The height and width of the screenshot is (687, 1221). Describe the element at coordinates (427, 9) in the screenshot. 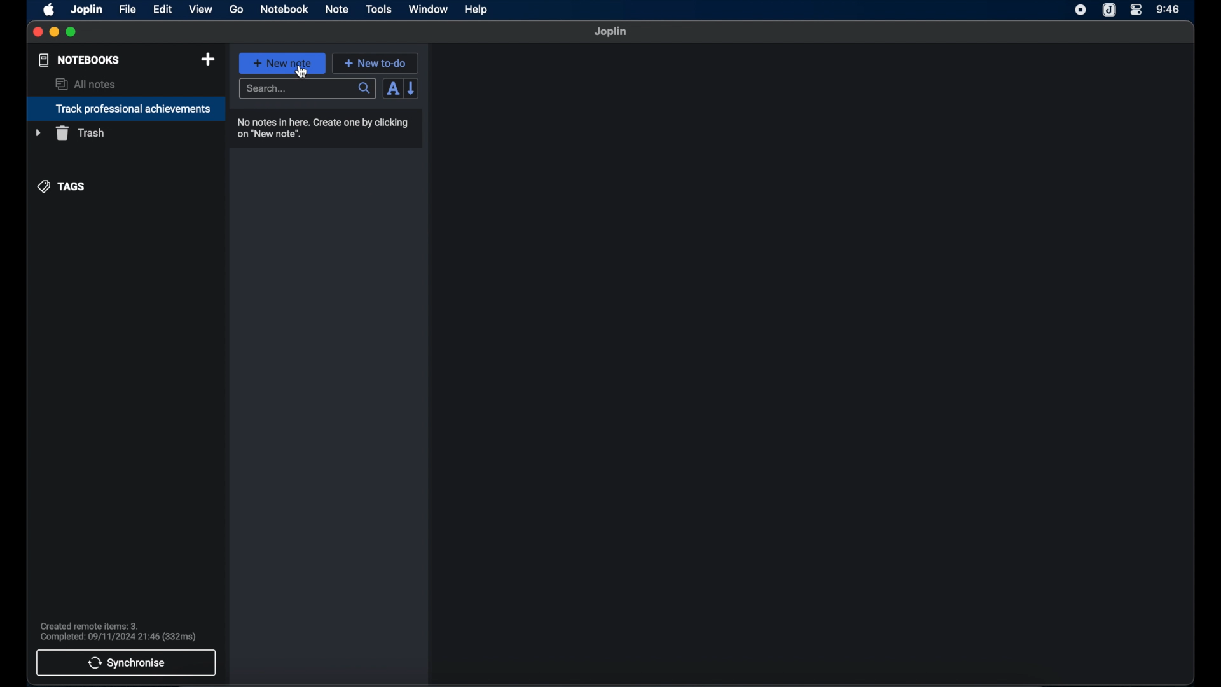

I see `window` at that location.